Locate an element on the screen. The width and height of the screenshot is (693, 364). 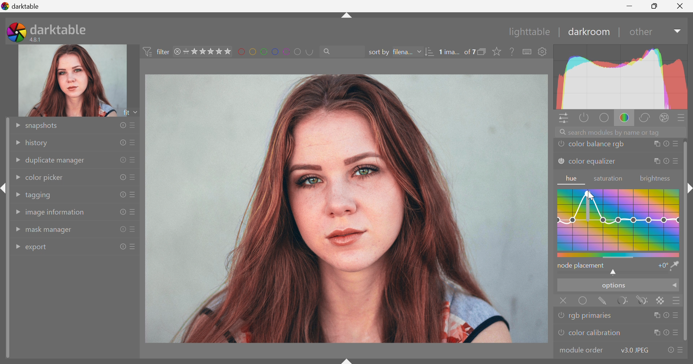
reset is located at coordinates (122, 159).